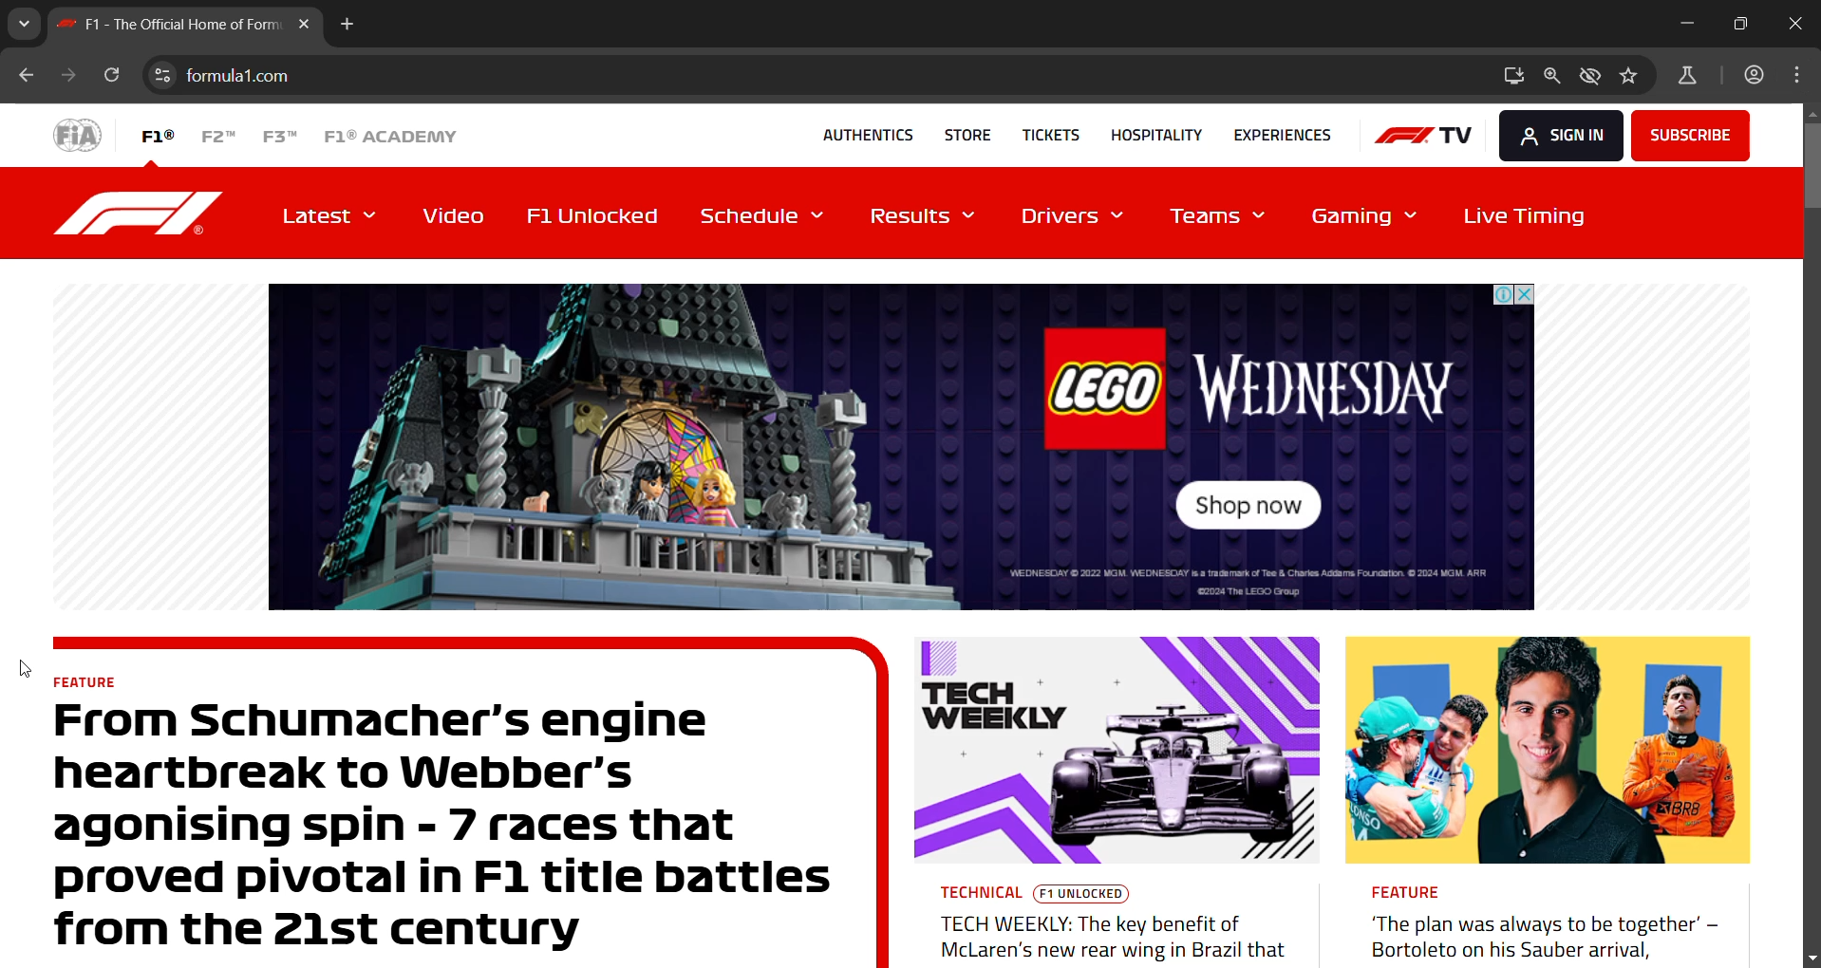  What do you see at coordinates (926, 217) in the screenshot?
I see `Results` at bounding box center [926, 217].